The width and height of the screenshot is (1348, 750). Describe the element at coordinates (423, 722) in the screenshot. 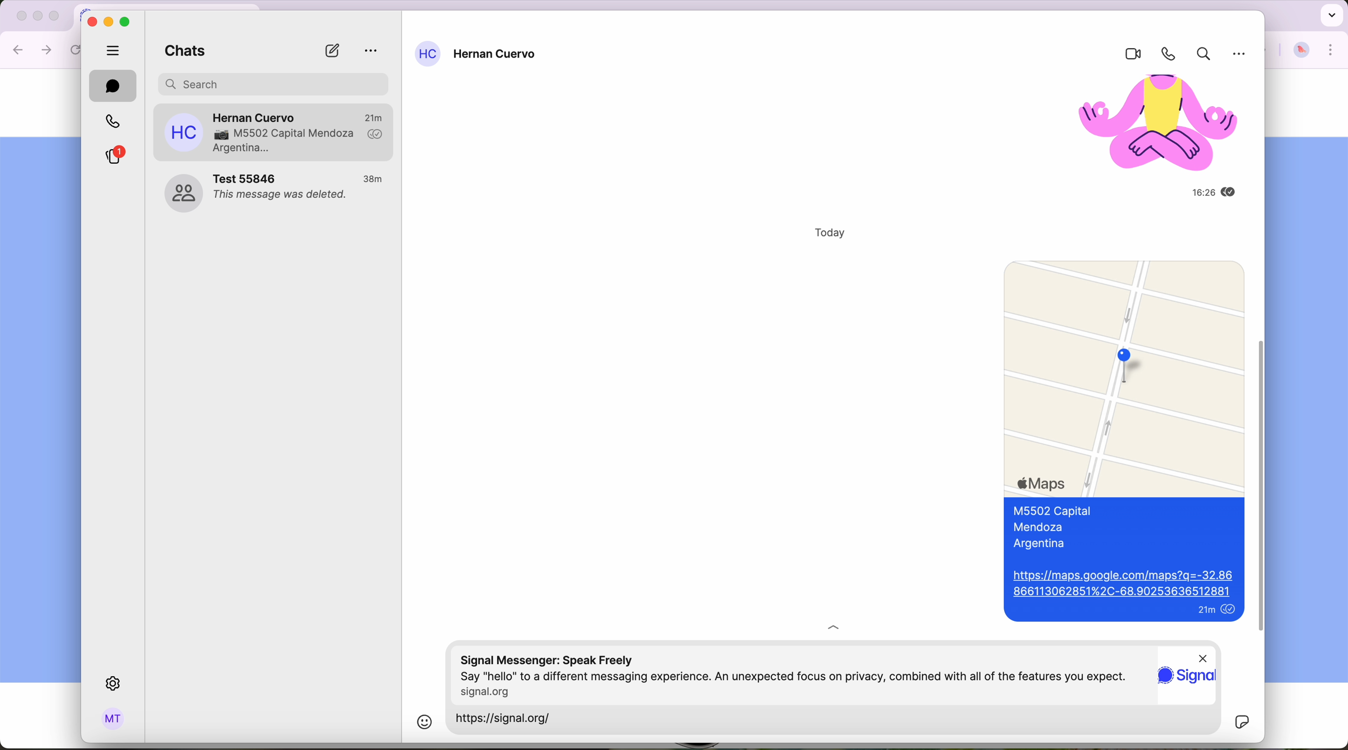

I see `emoji` at that location.